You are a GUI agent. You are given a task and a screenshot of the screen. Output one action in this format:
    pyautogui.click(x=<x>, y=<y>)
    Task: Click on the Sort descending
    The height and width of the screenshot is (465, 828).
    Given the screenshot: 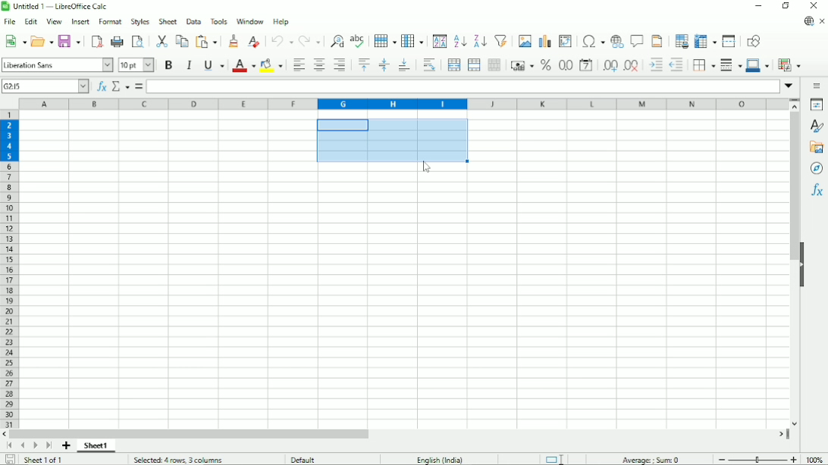 What is the action you would take?
    pyautogui.click(x=478, y=40)
    